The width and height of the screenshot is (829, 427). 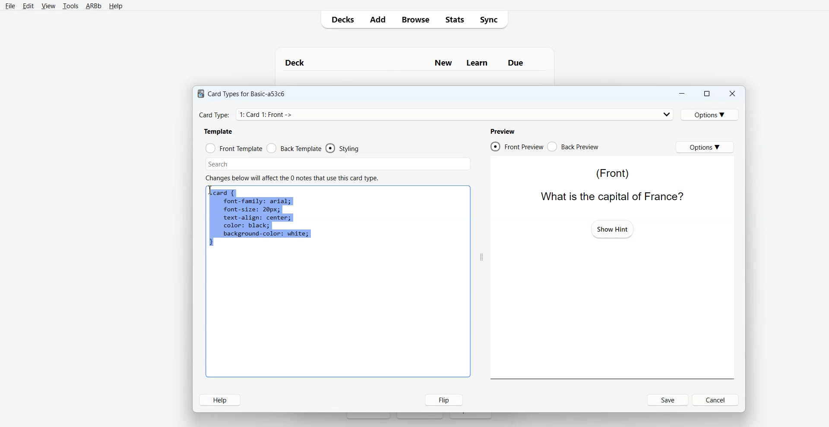 I want to click on Stats, so click(x=454, y=19).